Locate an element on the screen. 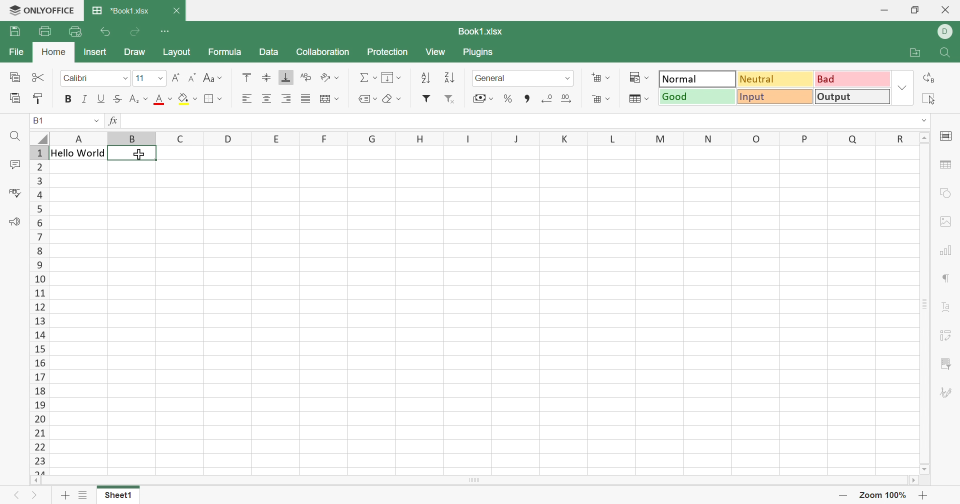 Image resolution: width=960 pixels, height=504 pixels. Feedback & Support is located at coordinates (15, 222).